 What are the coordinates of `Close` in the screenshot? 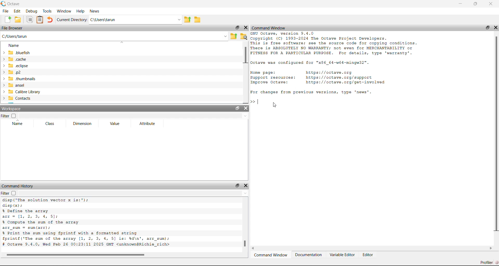 It's located at (491, 4).